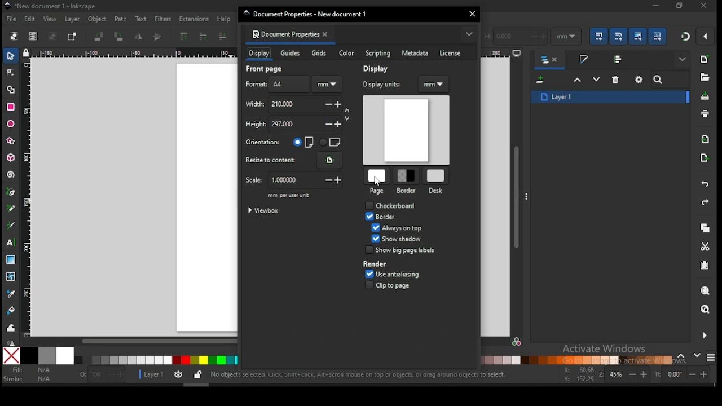 The image size is (722, 406). Describe the element at coordinates (294, 142) in the screenshot. I see `page orientation: vertical/horizontal` at that location.